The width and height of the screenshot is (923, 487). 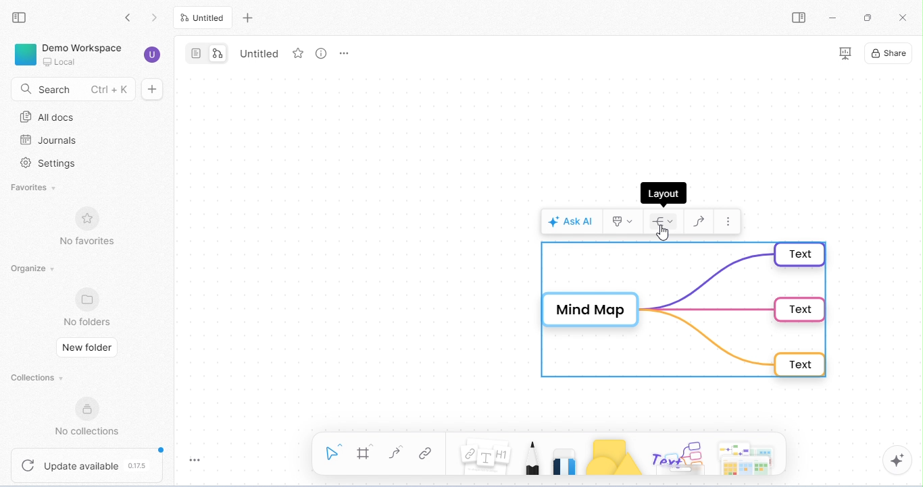 I want to click on no collections, so click(x=88, y=416).